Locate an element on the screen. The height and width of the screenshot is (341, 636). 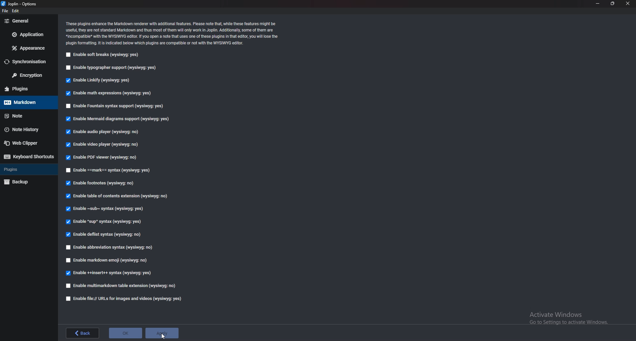
Enable file urls for images and videos is located at coordinates (125, 299).